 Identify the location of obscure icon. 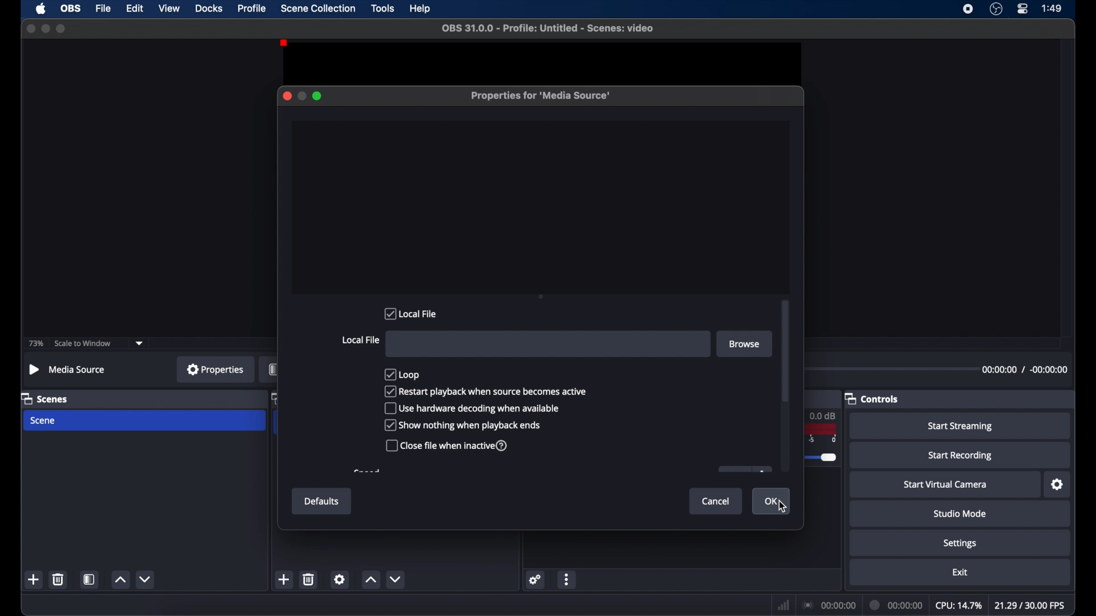
(744, 469).